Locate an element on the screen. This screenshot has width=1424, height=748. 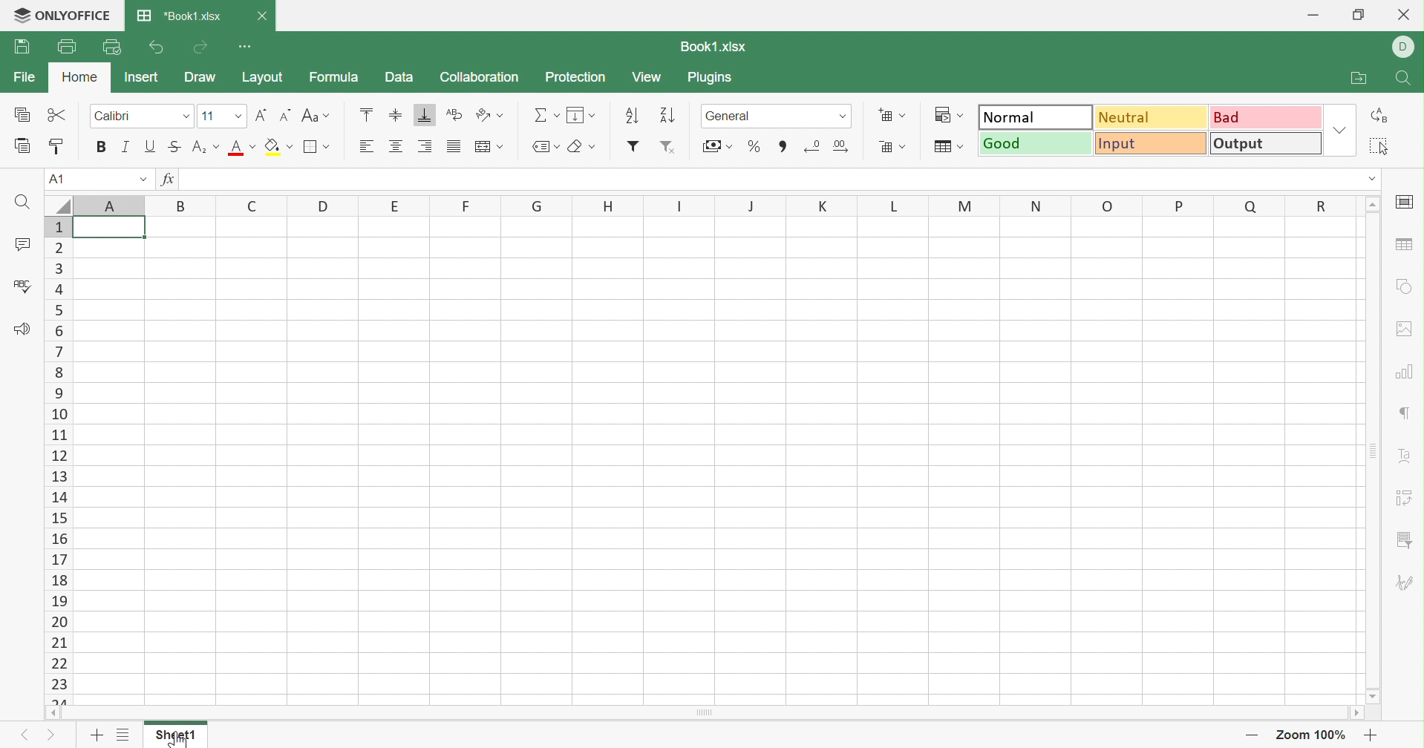
Neutral is located at coordinates (1151, 117).